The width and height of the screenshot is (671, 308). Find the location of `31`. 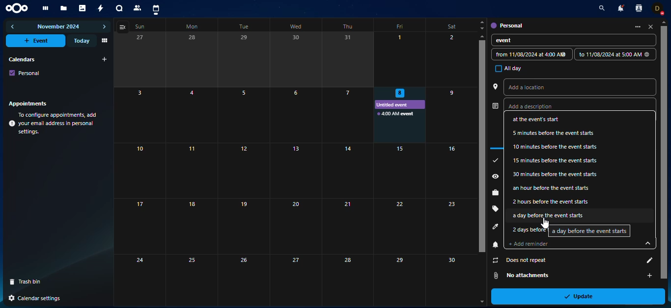

31 is located at coordinates (348, 59).